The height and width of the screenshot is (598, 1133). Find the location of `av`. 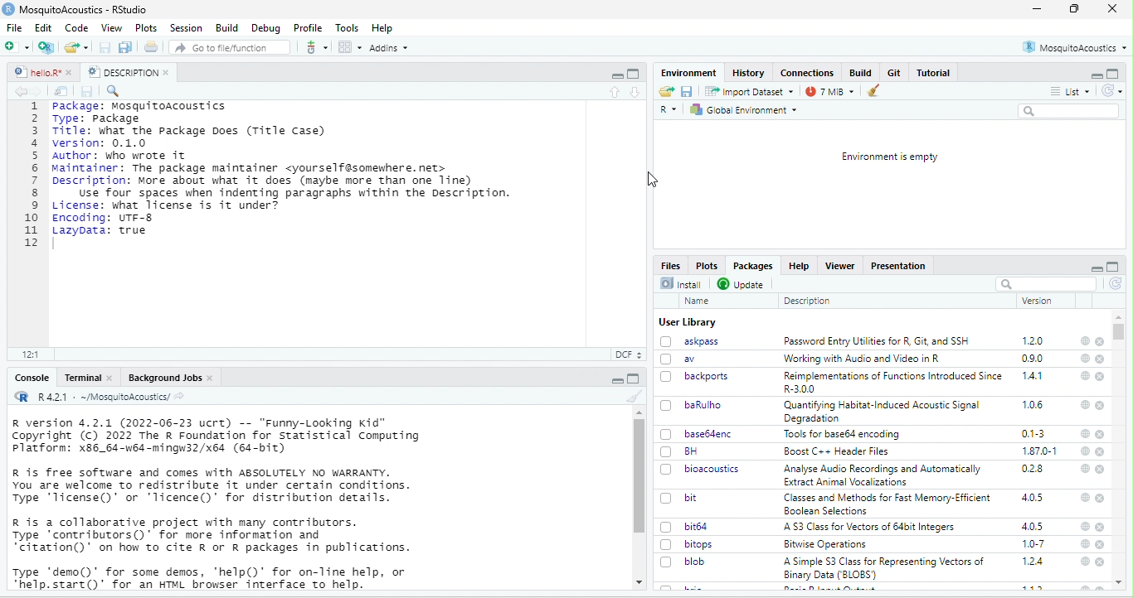

av is located at coordinates (683, 359).